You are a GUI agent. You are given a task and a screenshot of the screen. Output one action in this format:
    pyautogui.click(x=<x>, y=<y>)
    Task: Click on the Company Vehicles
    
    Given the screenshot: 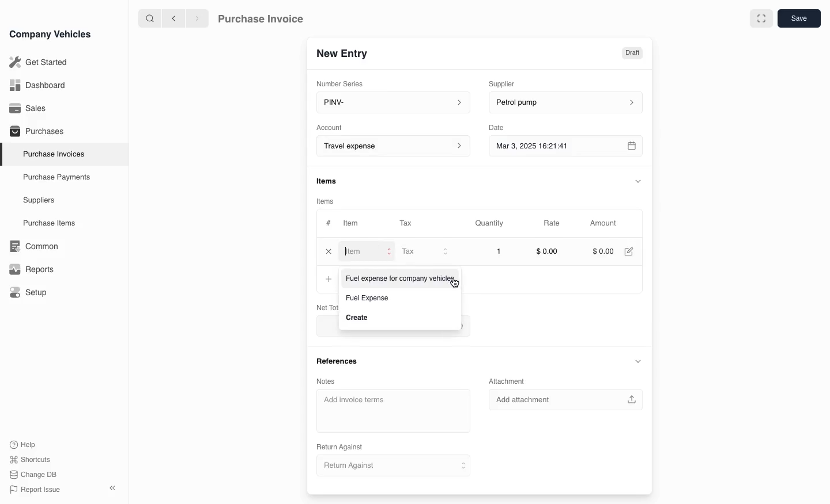 What is the action you would take?
    pyautogui.click(x=50, y=34)
    